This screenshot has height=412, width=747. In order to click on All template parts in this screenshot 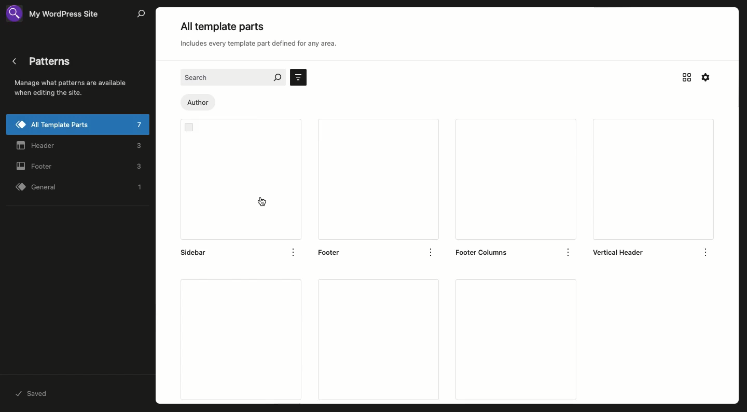, I will do `click(79, 125)`.